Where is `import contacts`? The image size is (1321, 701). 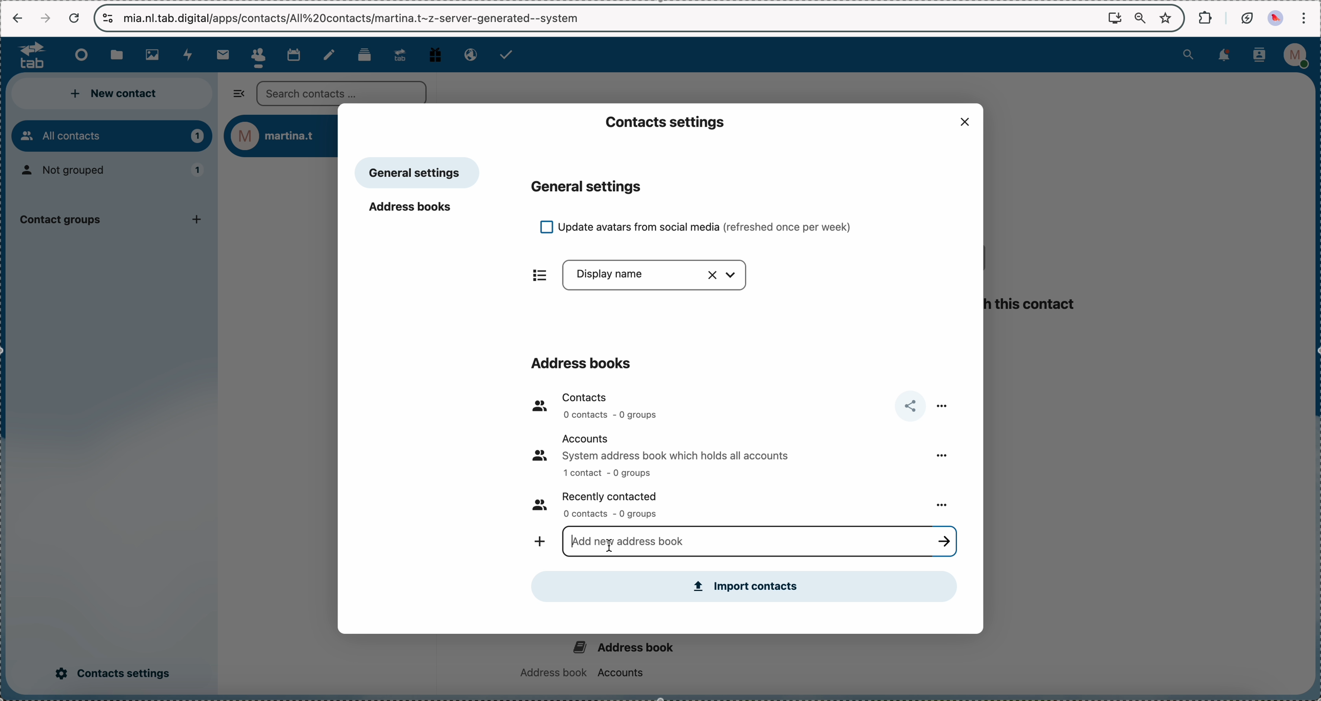
import contacts is located at coordinates (744, 586).